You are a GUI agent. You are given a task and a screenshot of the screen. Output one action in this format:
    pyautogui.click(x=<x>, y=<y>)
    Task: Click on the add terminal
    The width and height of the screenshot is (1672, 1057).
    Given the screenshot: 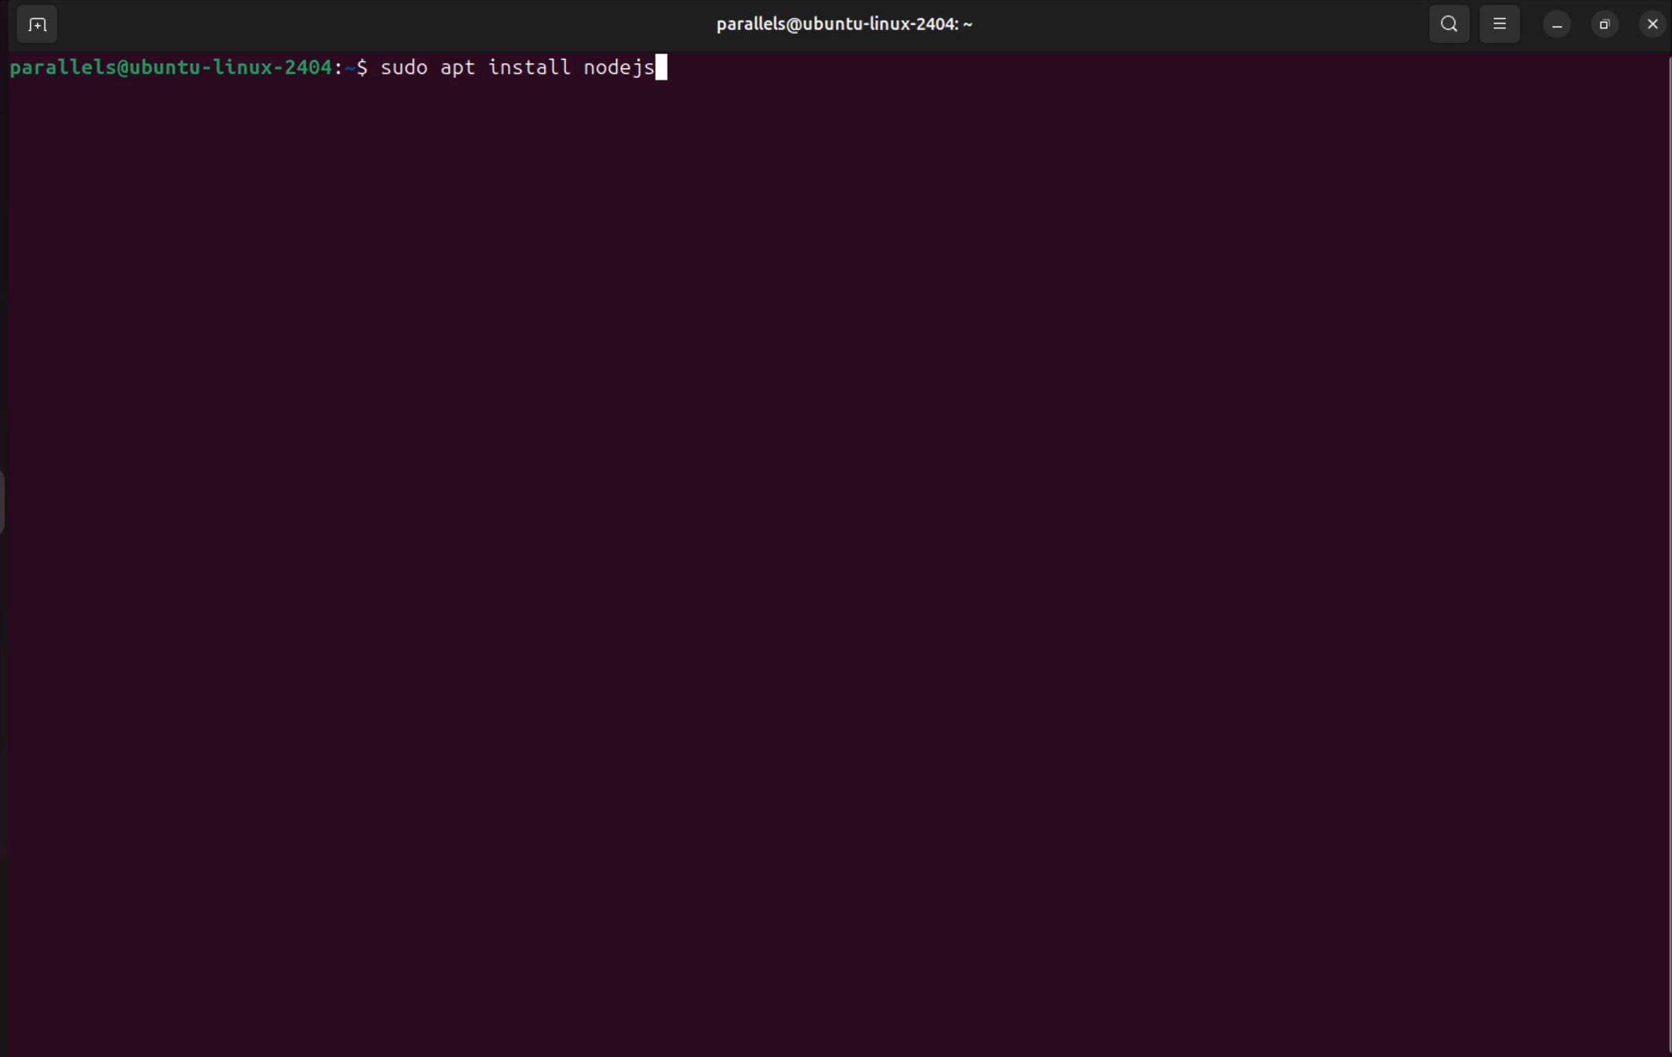 What is the action you would take?
    pyautogui.click(x=35, y=25)
    